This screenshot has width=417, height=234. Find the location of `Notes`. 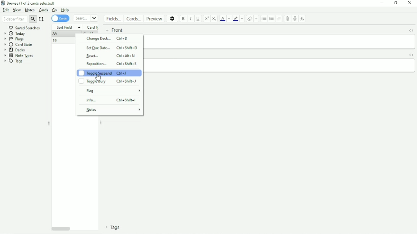

Notes is located at coordinates (113, 110).